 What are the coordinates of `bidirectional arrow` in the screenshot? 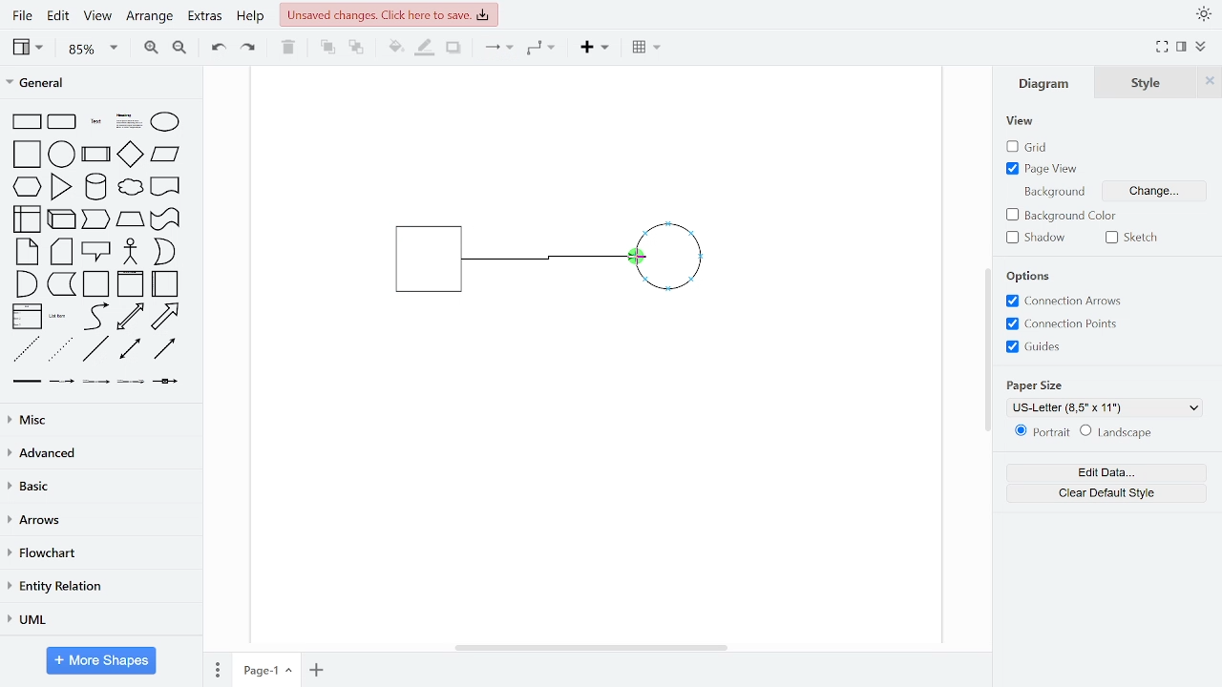 It's located at (130, 317).